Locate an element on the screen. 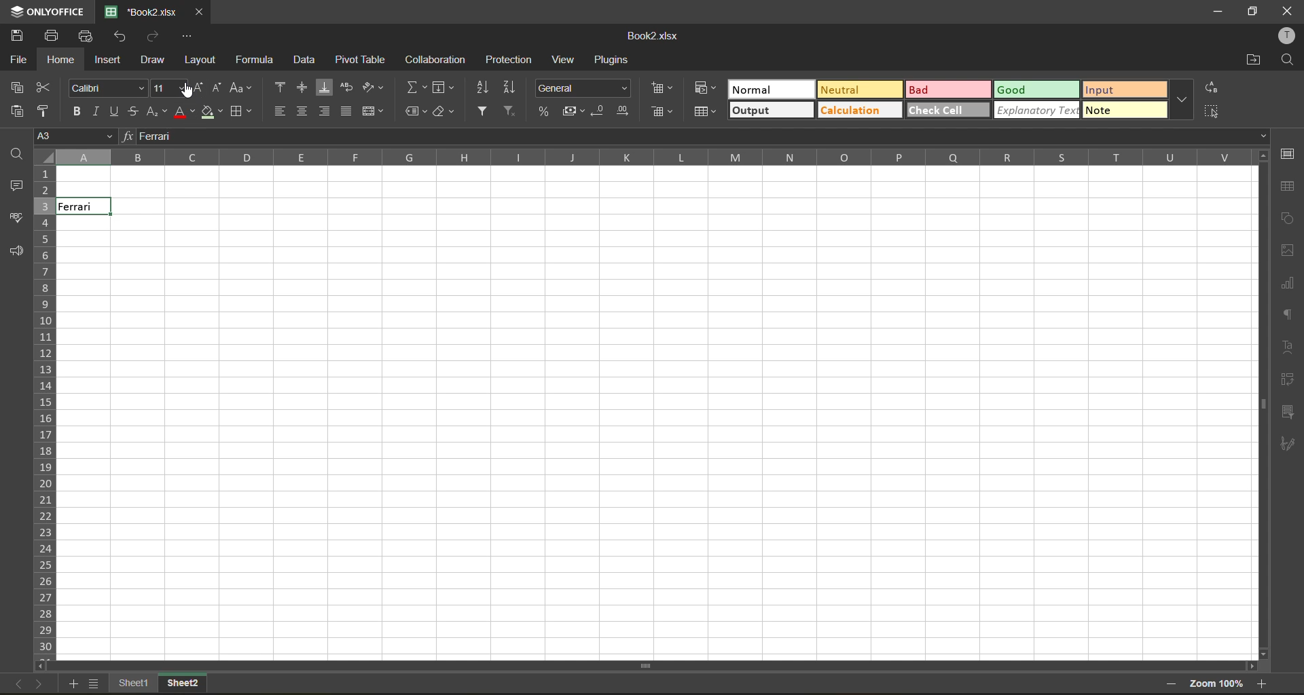 Image resolution: width=1304 pixels, height=695 pixels. minimize is located at coordinates (1220, 10).